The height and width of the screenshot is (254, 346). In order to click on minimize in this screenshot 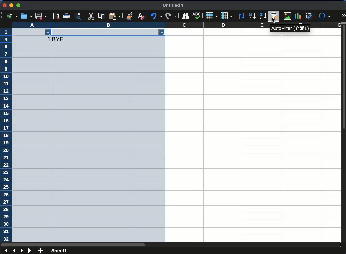, I will do `click(11, 5)`.